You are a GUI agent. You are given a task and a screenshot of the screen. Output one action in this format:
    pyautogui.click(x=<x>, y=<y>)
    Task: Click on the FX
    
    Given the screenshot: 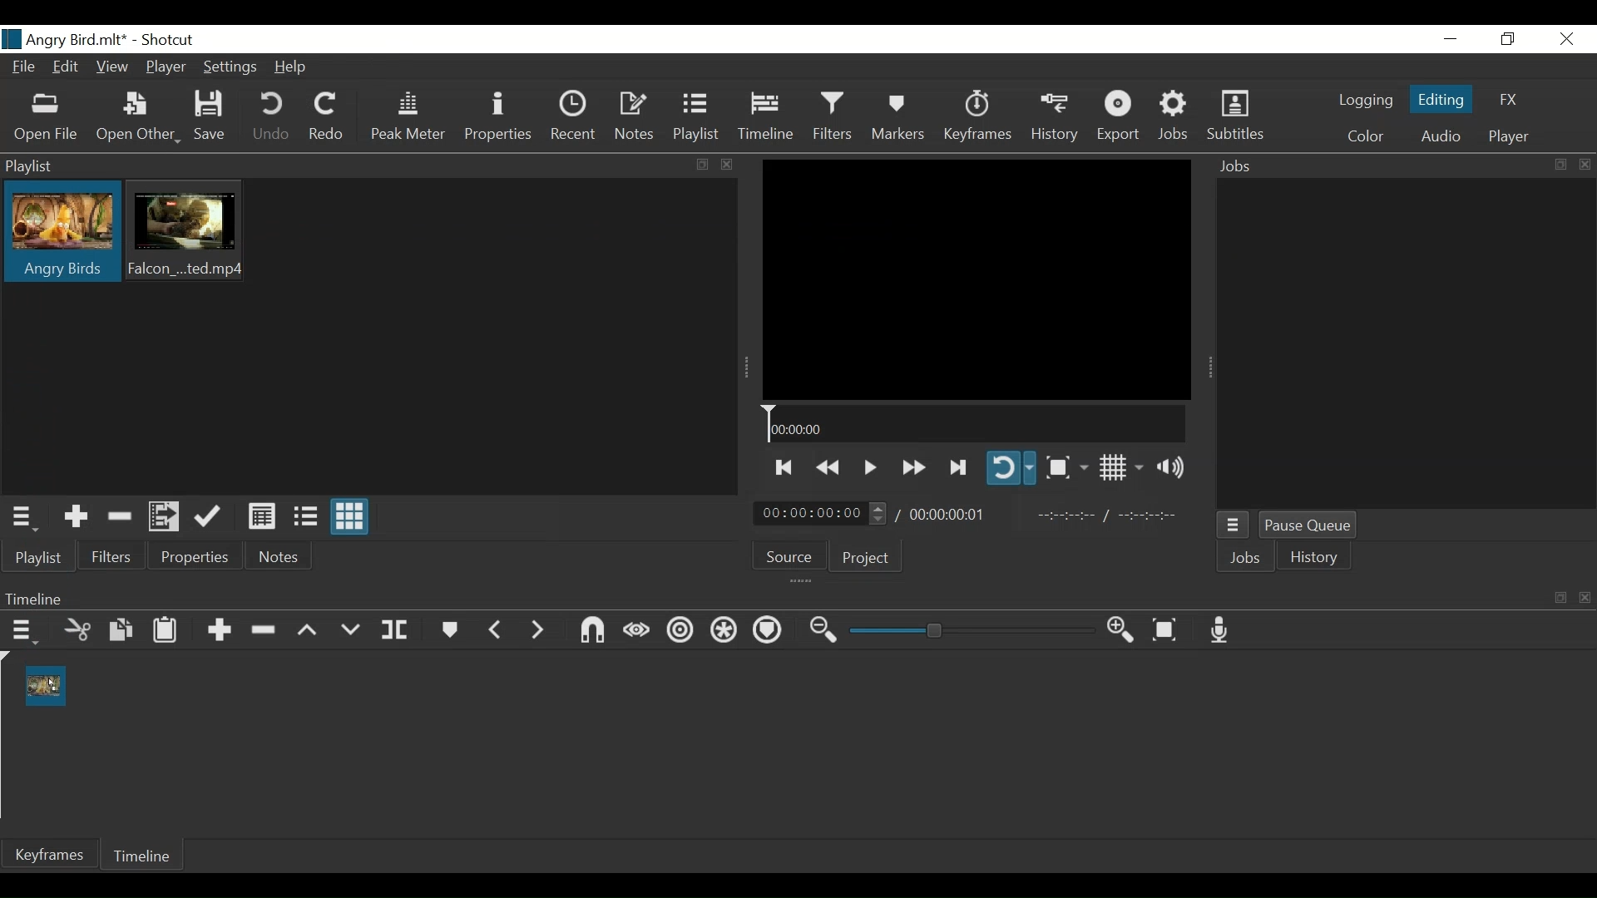 What is the action you would take?
    pyautogui.click(x=1508, y=99)
    